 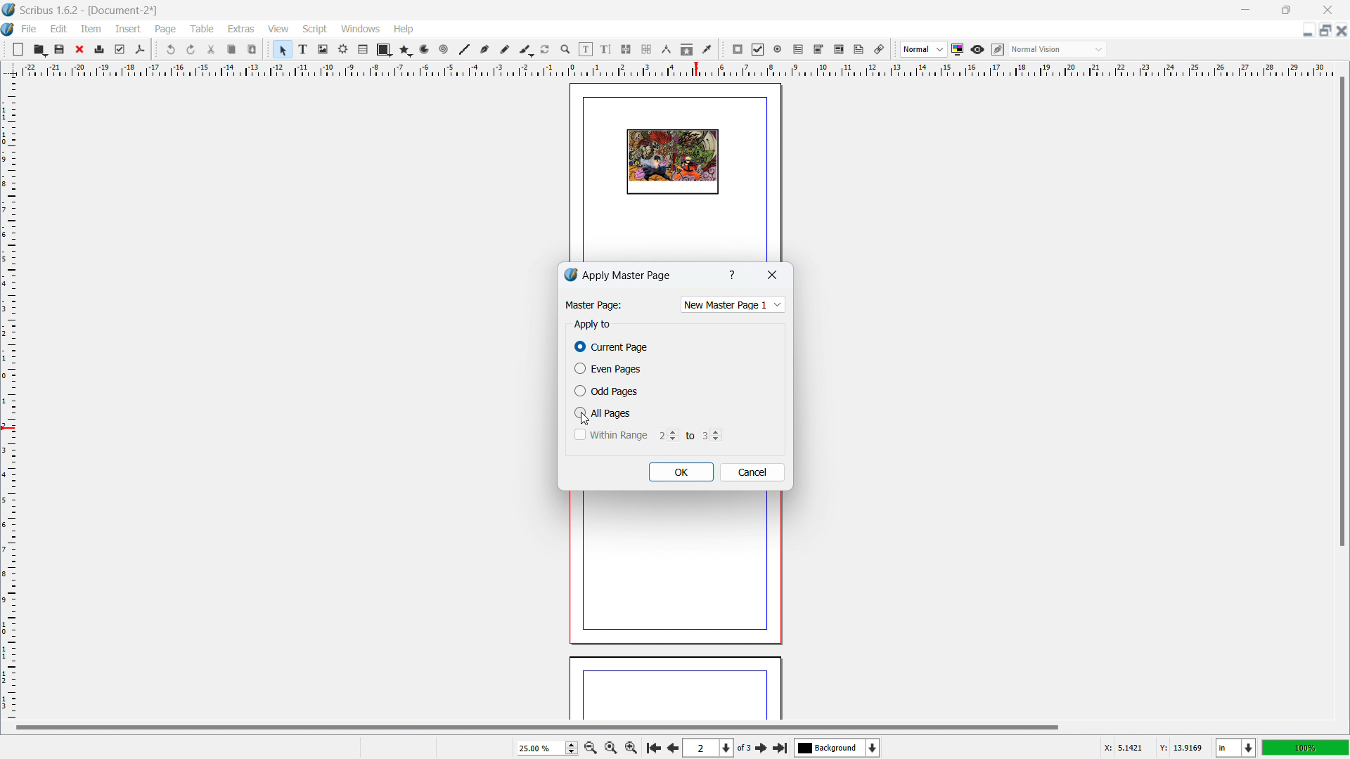 I want to click on table, so click(x=202, y=29).